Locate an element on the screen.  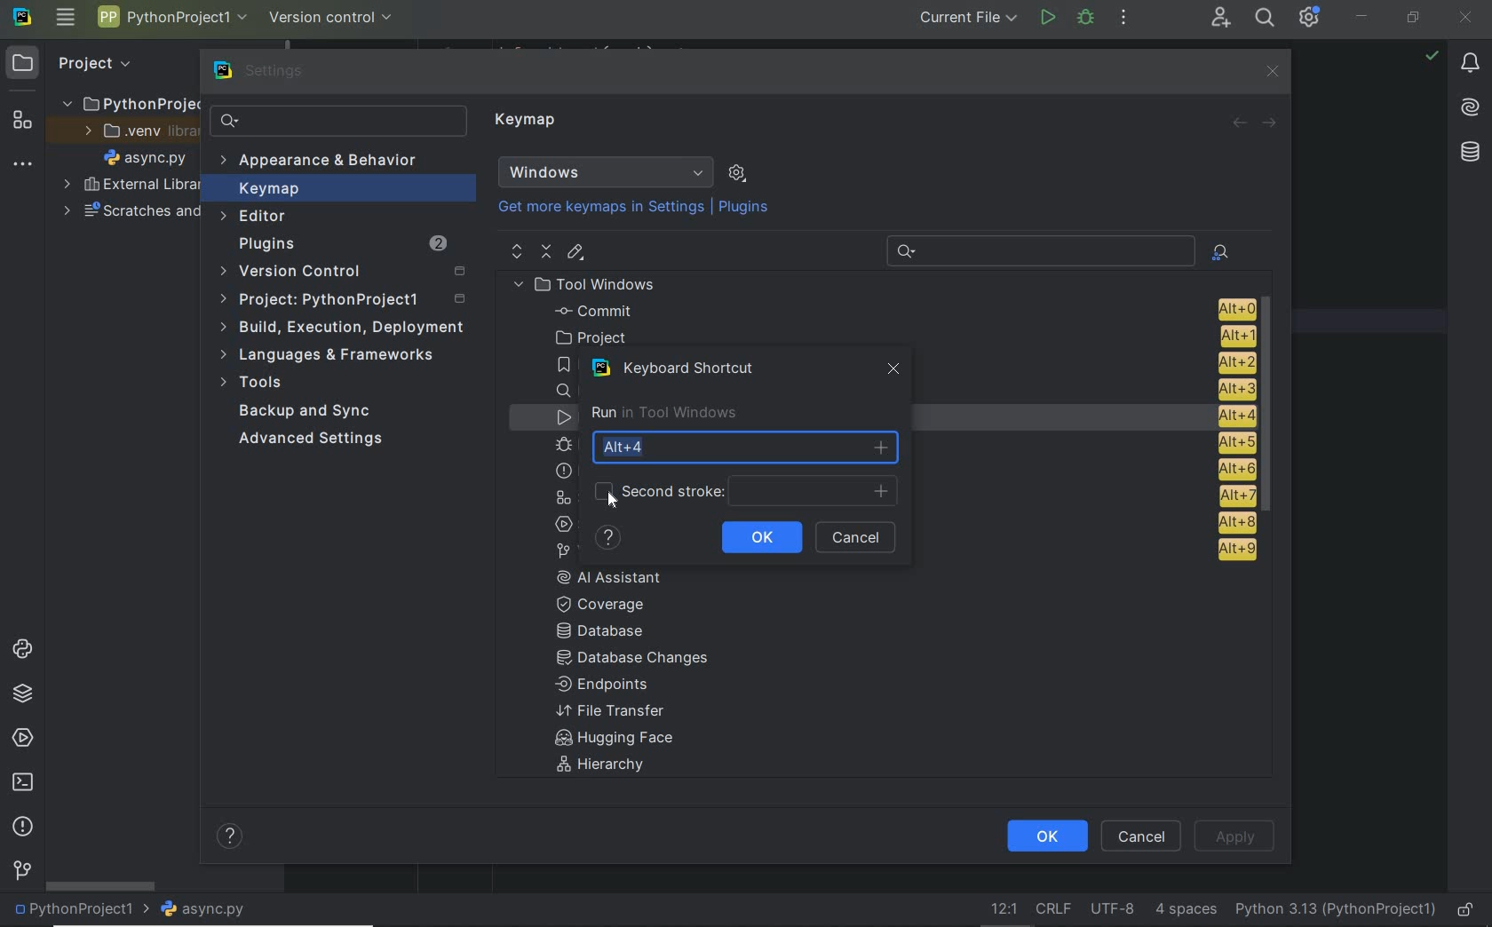
collapse all is located at coordinates (546, 252).